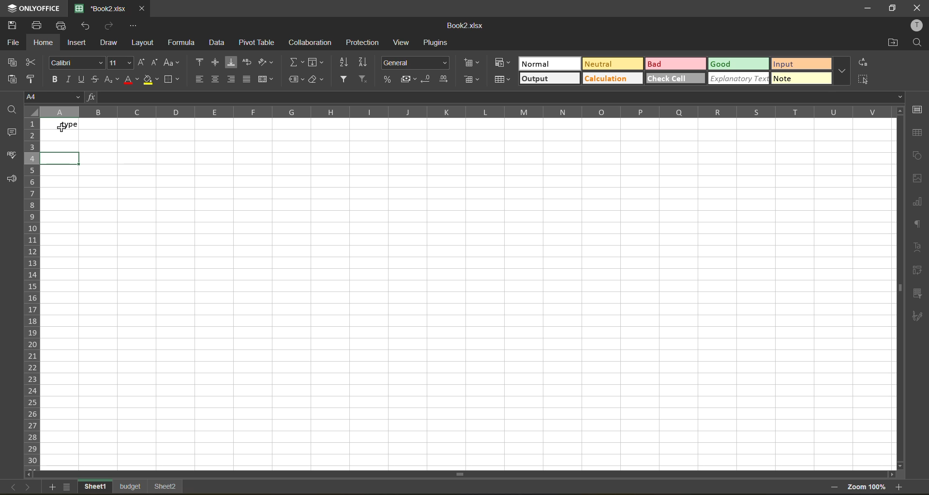 Image resolution: width=929 pixels, height=495 pixels. I want to click on conditional formatting, so click(504, 63).